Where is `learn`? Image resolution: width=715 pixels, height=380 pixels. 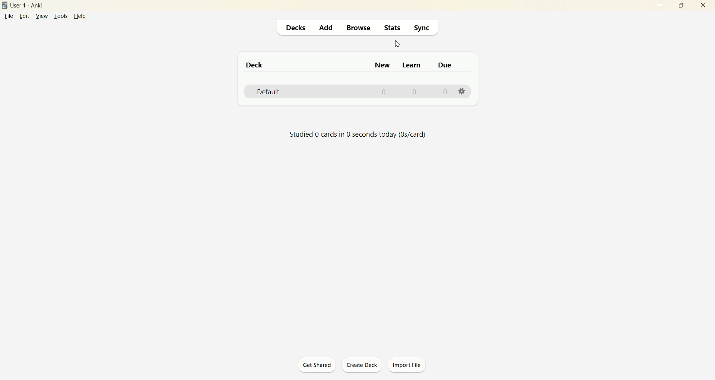 learn is located at coordinates (411, 66).